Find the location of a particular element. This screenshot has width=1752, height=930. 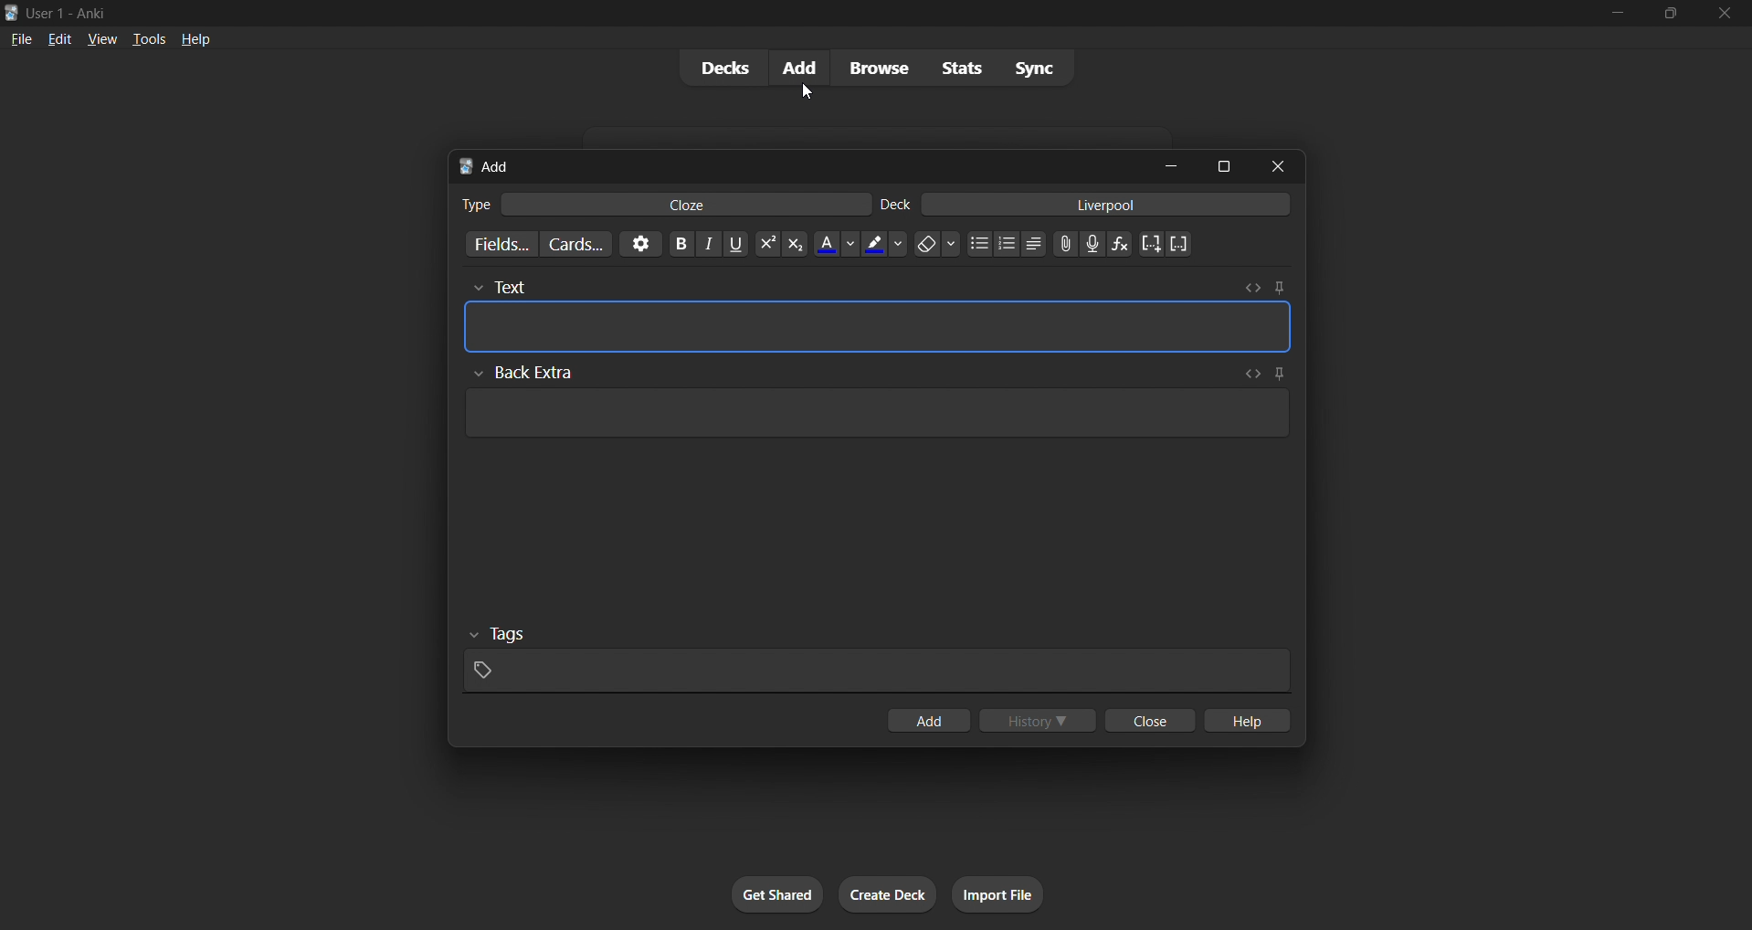

unordered list is located at coordinates (983, 247).